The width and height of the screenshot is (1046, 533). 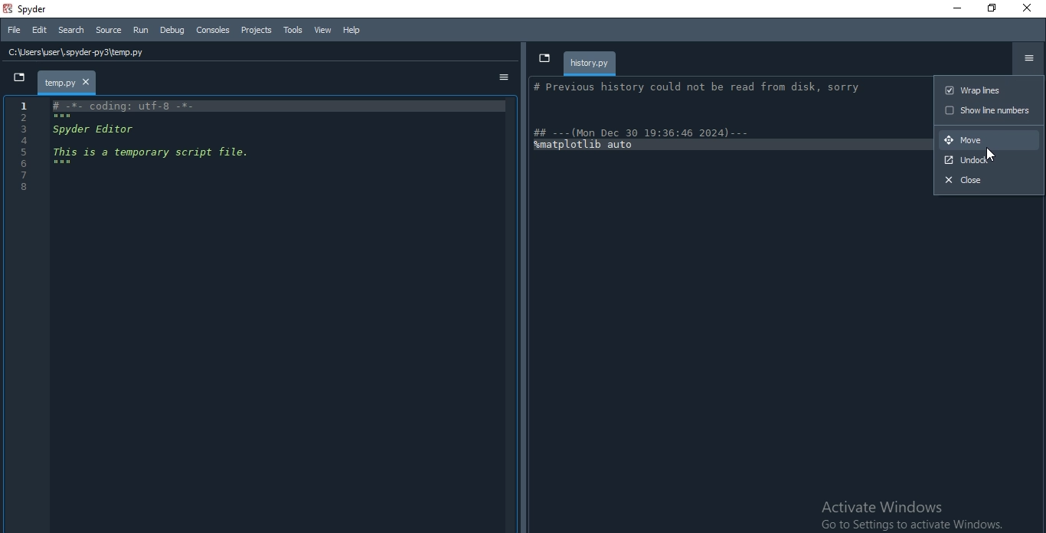 I want to click on IDE, so click(x=261, y=315).